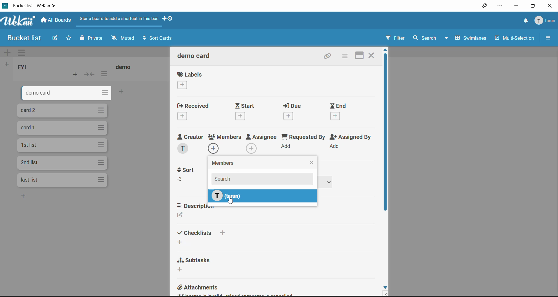 The image size is (558, 297). Describe the element at coordinates (30, 162) in the screenshot. I see `card title` at that location.